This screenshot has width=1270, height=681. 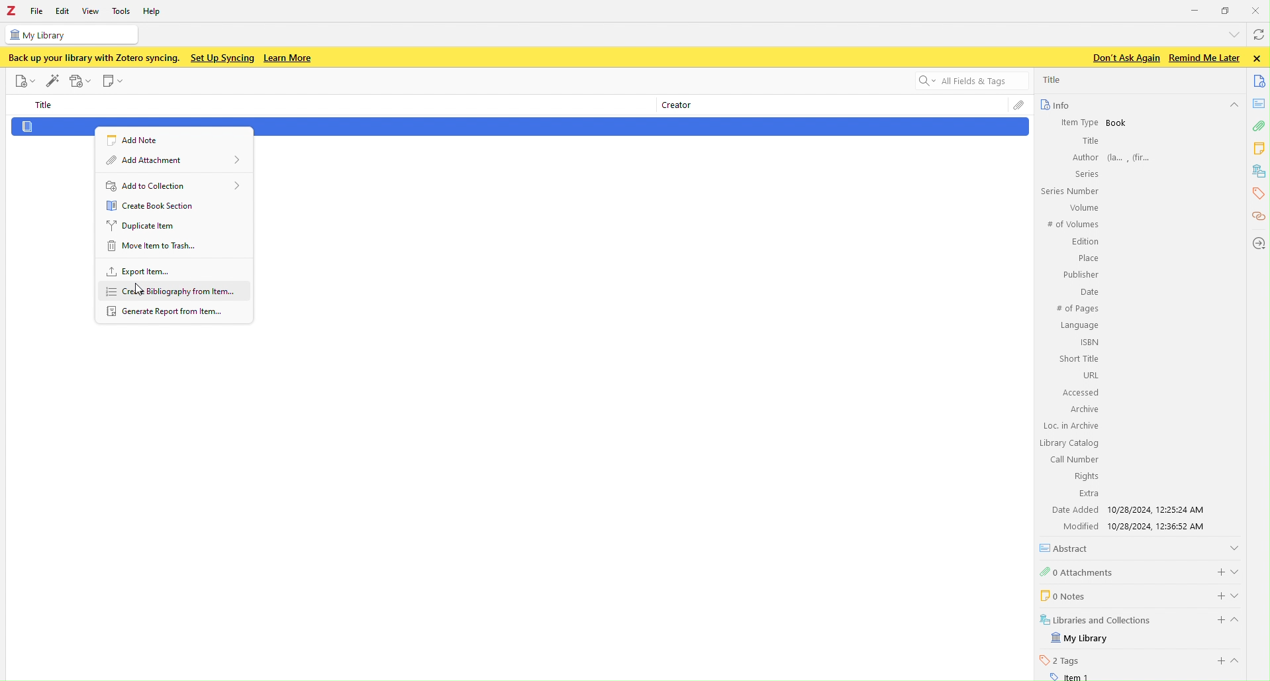 What do you see at coordinates (37, 11) in the screenshot?
I see `FIle` at bounding box center [37, 11].